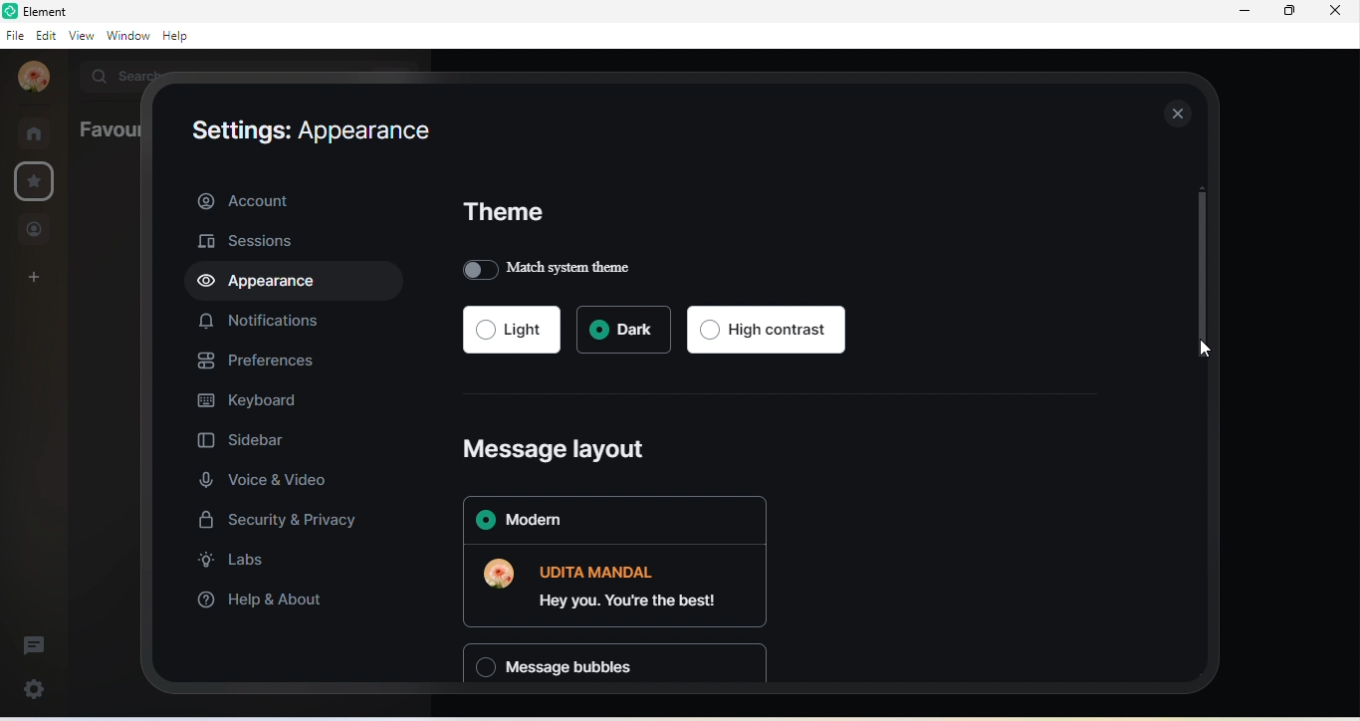  I want to click on quick settings, so click(38, 687).